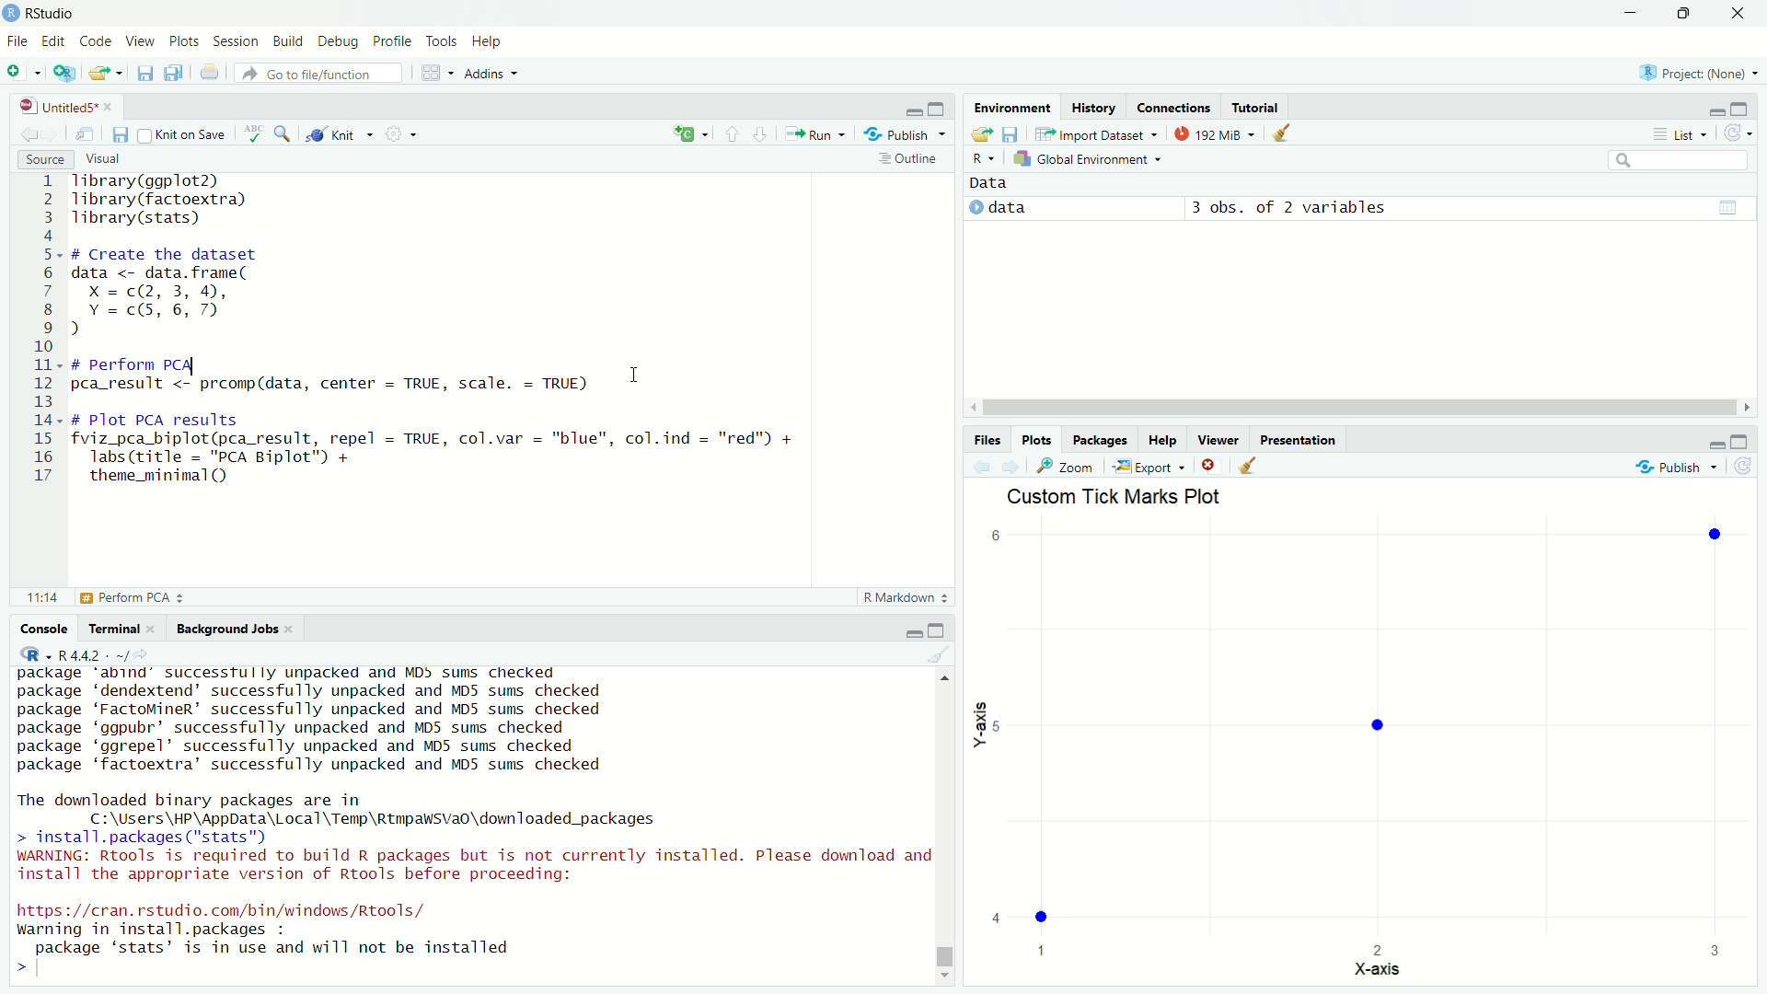 This screenshot has width=1767, height=994. Describe the element at coordinates (1068, 466) in the screenshot. I see `zoom` at that location.